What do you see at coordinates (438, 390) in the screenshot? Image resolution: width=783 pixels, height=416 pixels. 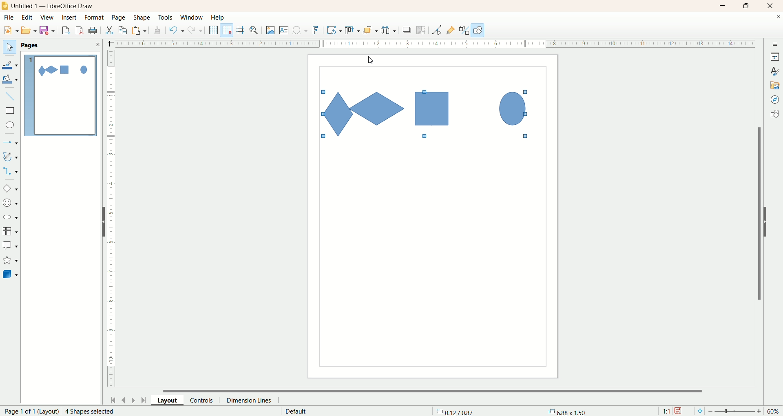 I see `horizontal scroll bar` at bounding box center [438, 390].